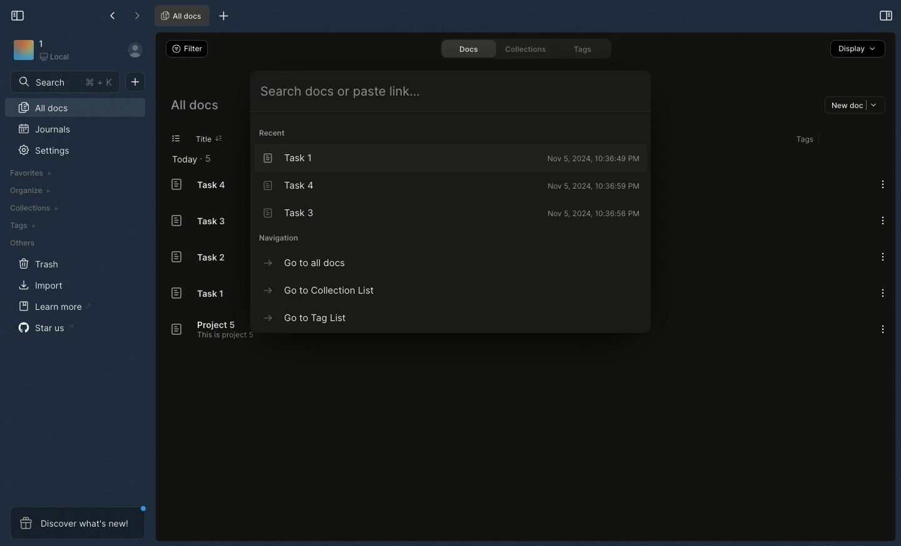  I want to click on Options, so click(883, 219).